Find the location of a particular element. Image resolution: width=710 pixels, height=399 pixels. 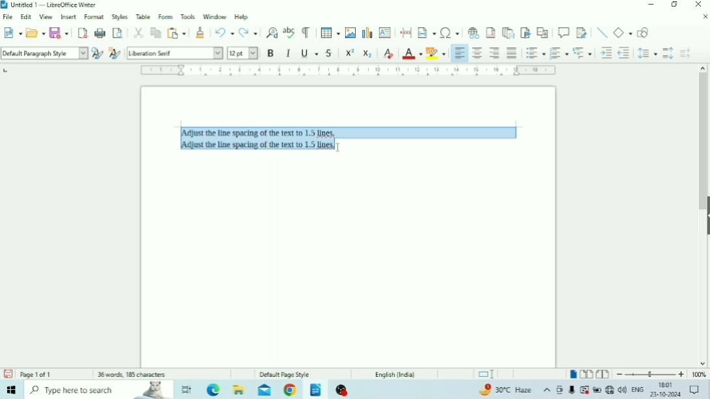

Time is located at coordinates (665, 384).